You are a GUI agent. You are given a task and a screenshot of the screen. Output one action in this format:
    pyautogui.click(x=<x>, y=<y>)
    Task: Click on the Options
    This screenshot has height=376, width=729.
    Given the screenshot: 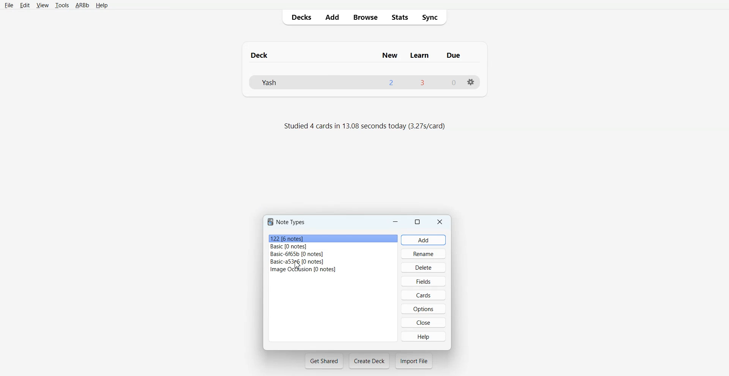 What is the action you would take?
    pyautogui.click(x=423, y=309)
    